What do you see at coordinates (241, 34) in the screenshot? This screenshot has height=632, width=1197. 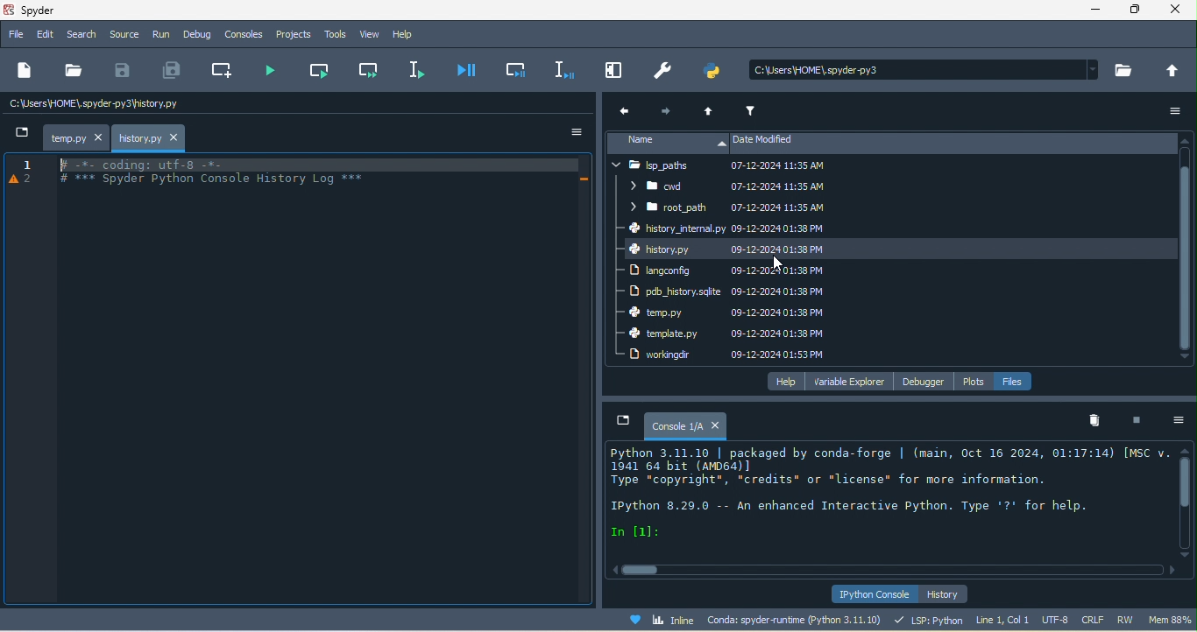 I see `console` at bounding box center [241, 34].